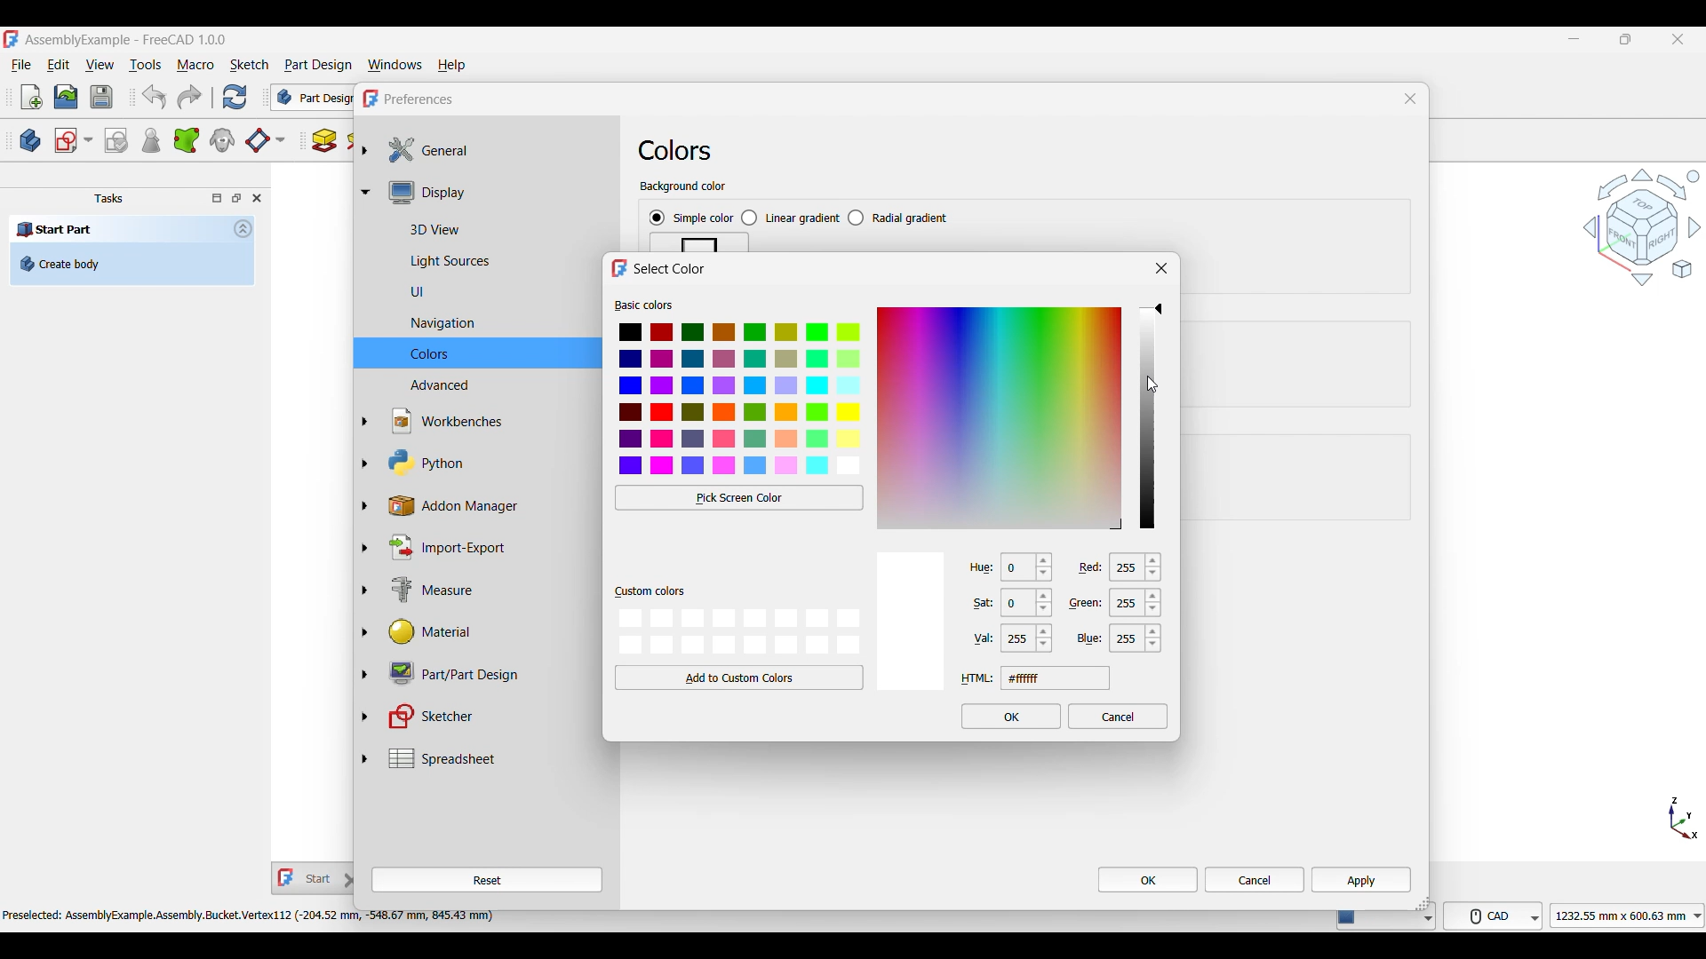  Describe the element at coordinates (977, 639) in the screenshot. I see `val` at that location.